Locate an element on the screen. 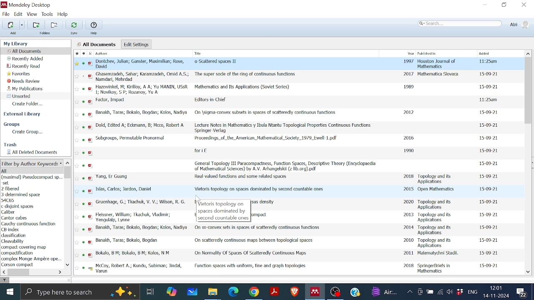 The image size is (534, 300). Favourite is located at coordinates (78, 191).